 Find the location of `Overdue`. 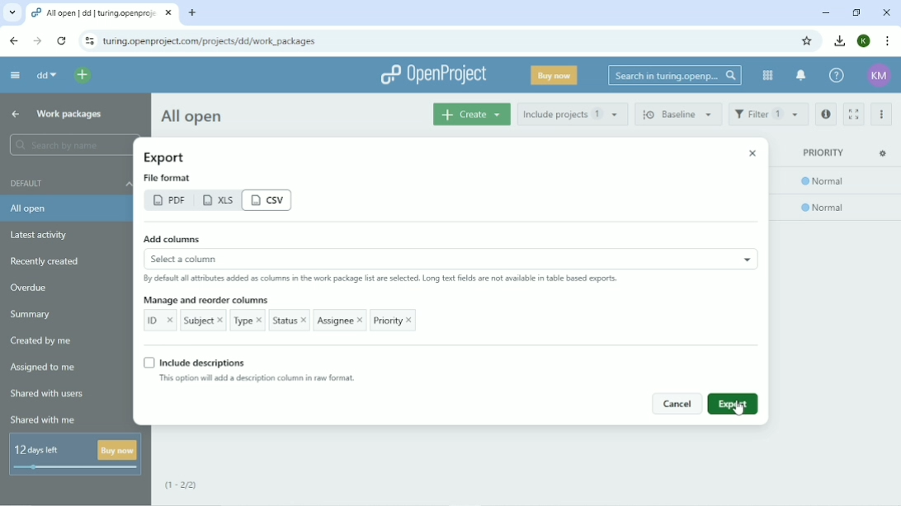

Overdue is located at coordinates (29, 288).